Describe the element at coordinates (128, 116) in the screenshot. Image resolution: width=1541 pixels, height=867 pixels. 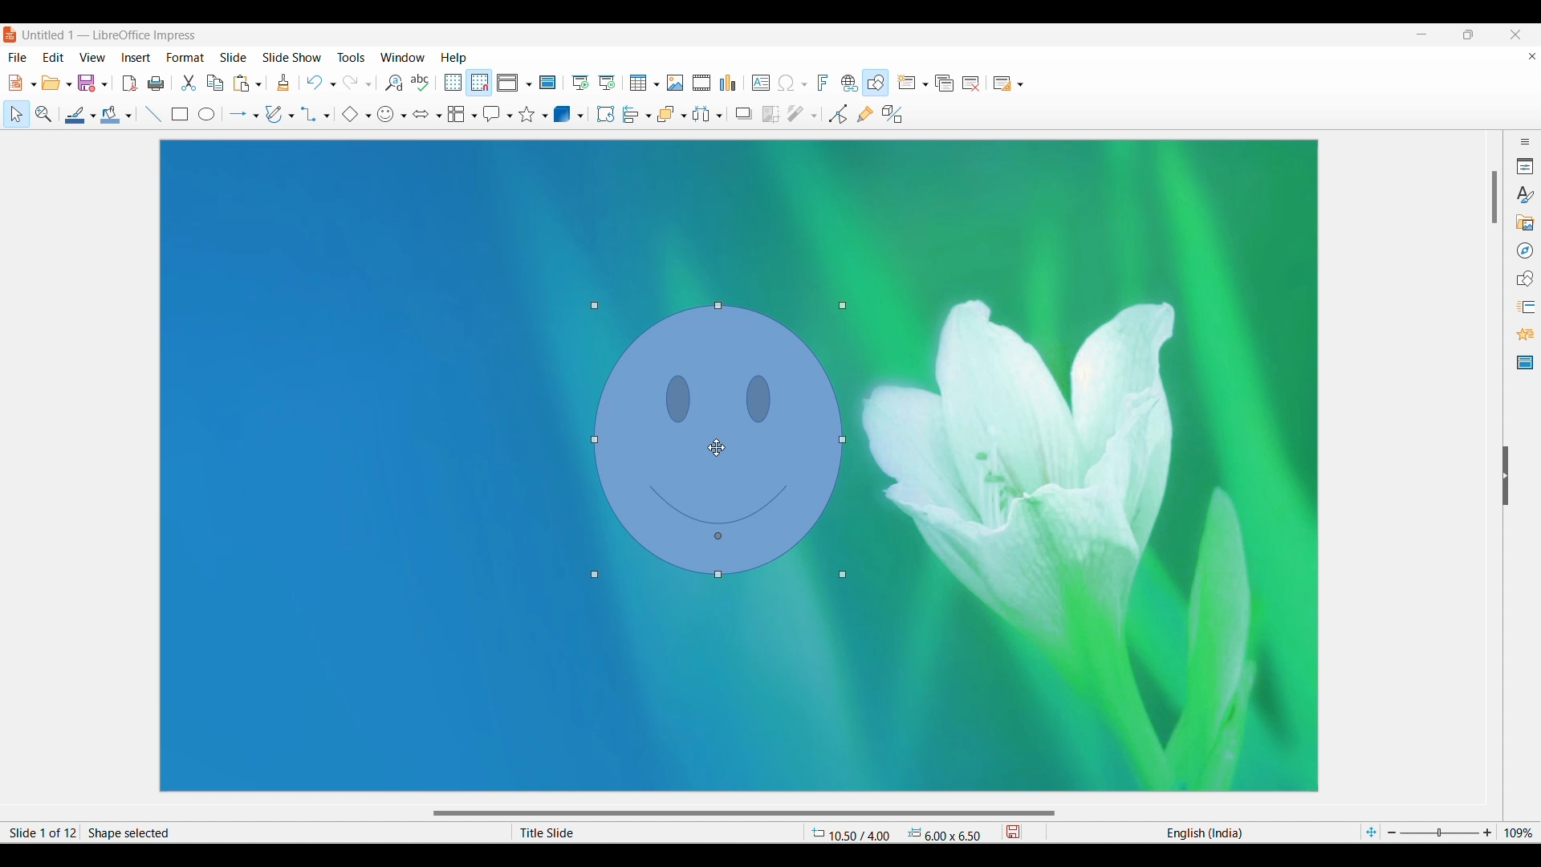
I see `Fill options` at that location.